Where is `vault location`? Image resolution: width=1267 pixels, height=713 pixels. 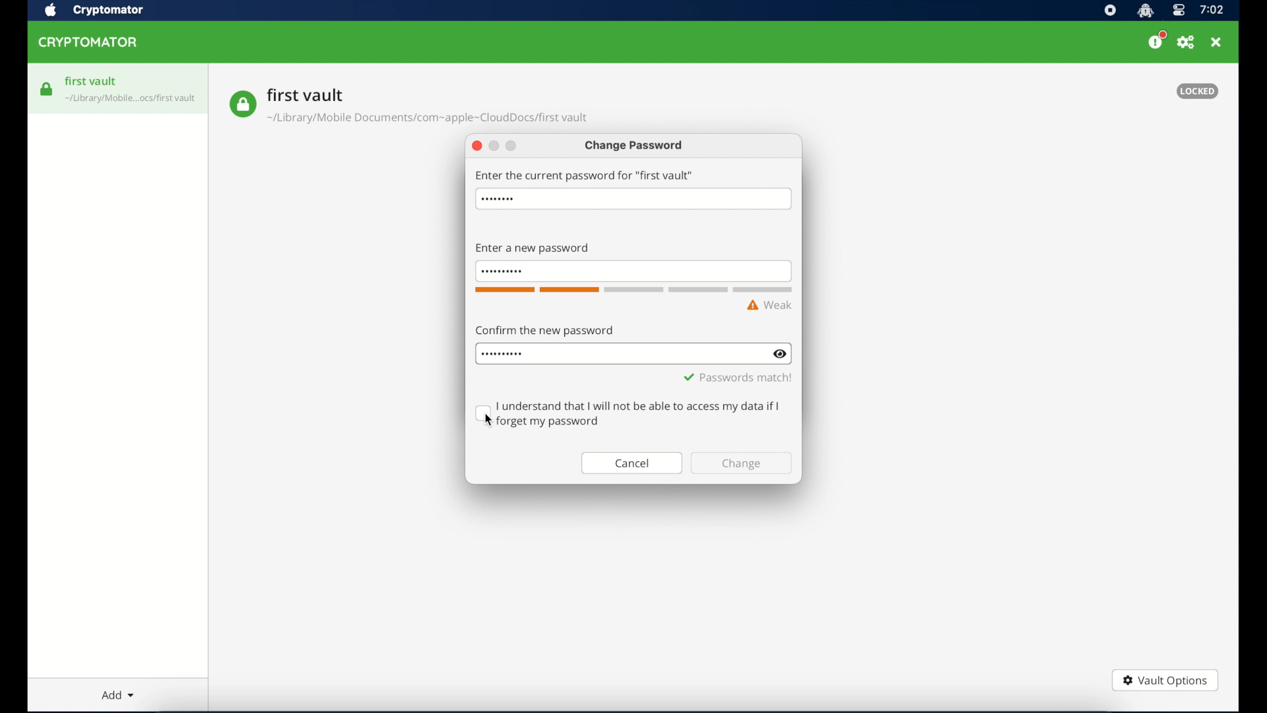
vault location is located at coordinates (429, 120).